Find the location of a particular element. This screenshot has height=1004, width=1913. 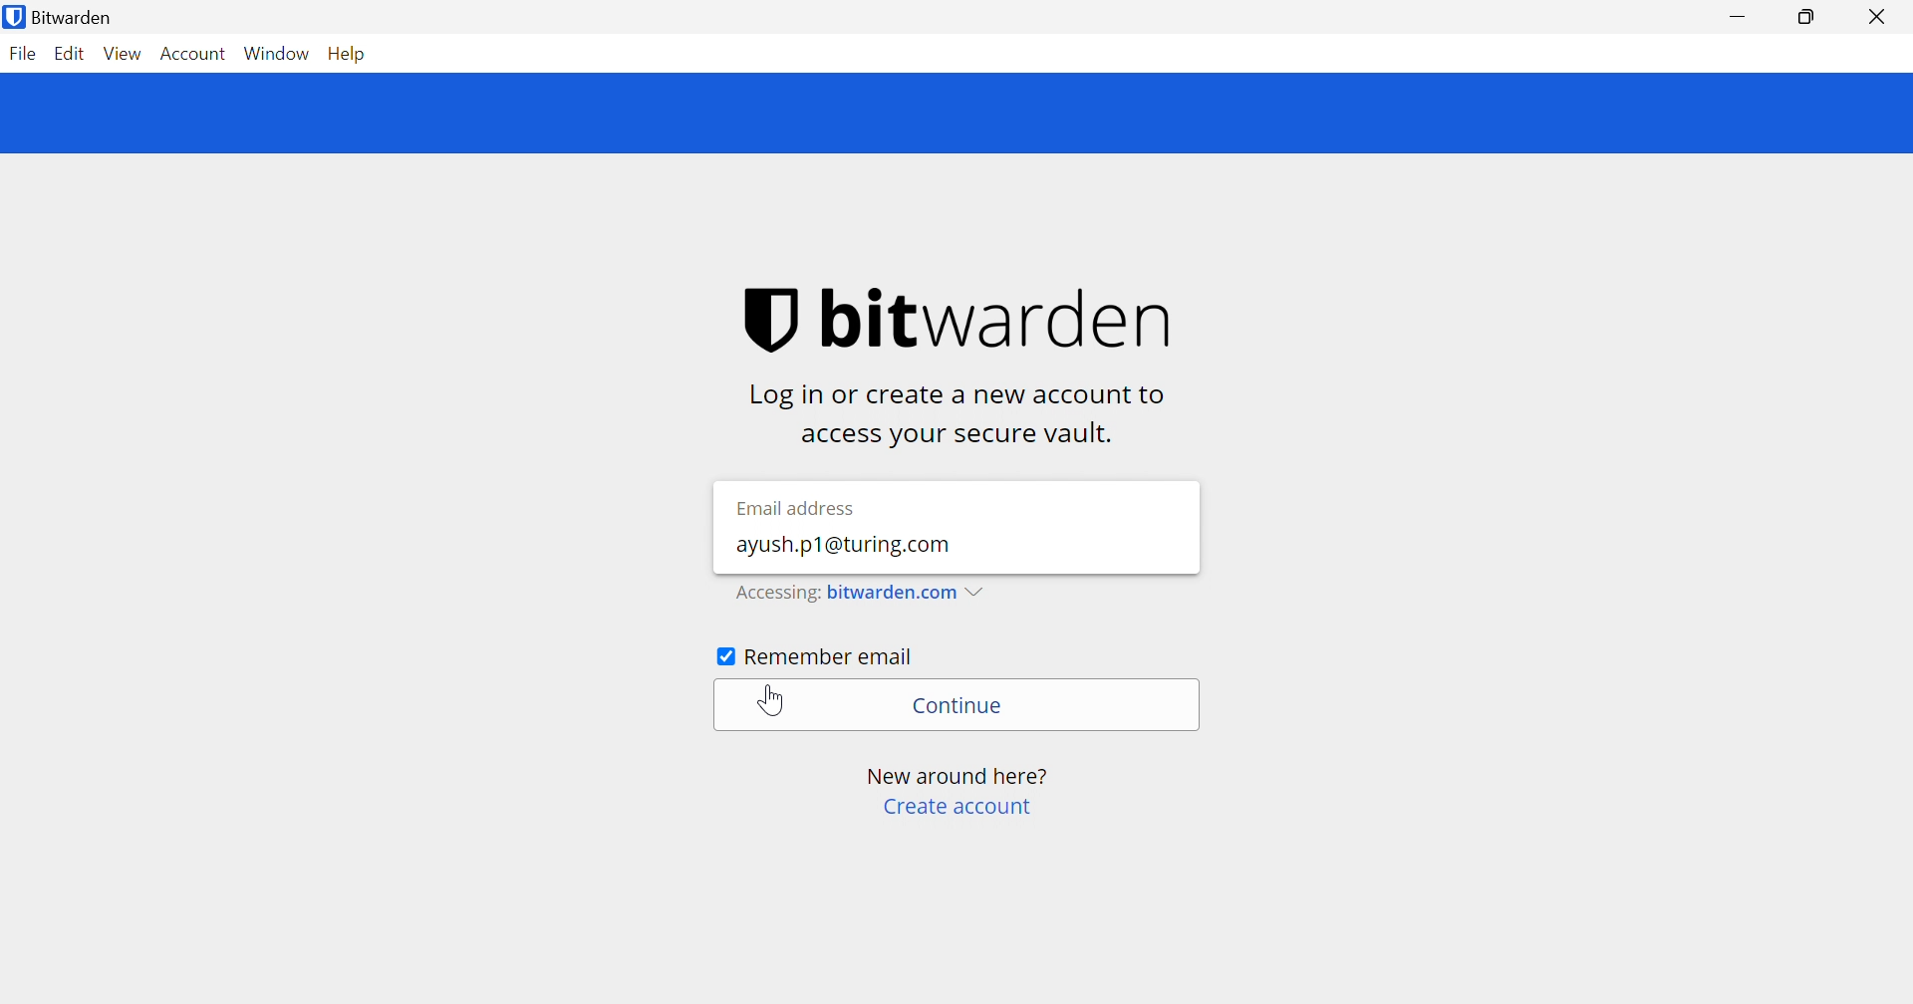

ayush.p1@turing.com is located at coordinates (842, 547).